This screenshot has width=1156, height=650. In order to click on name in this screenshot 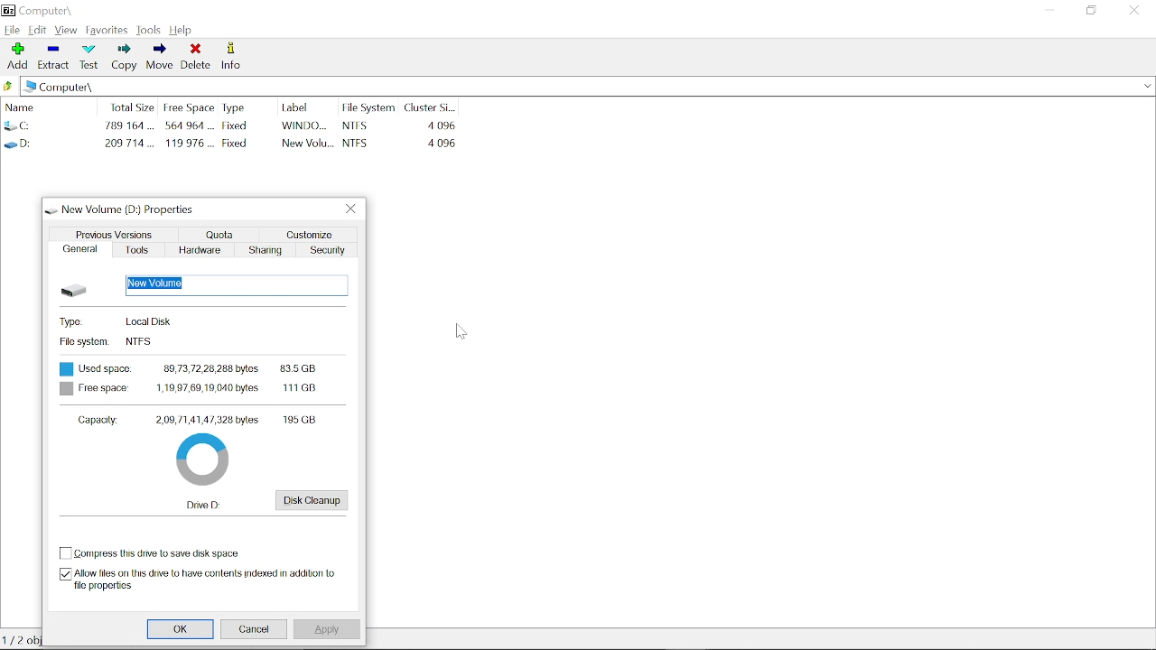, I will do `click(45, 106)`.